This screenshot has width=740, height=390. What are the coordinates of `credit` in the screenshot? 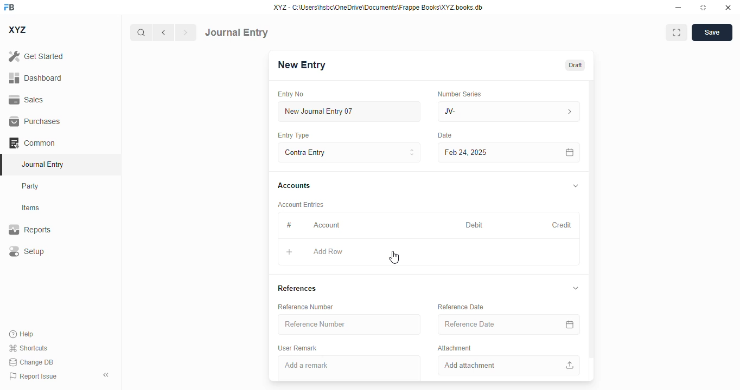 It's located at (563, 225).